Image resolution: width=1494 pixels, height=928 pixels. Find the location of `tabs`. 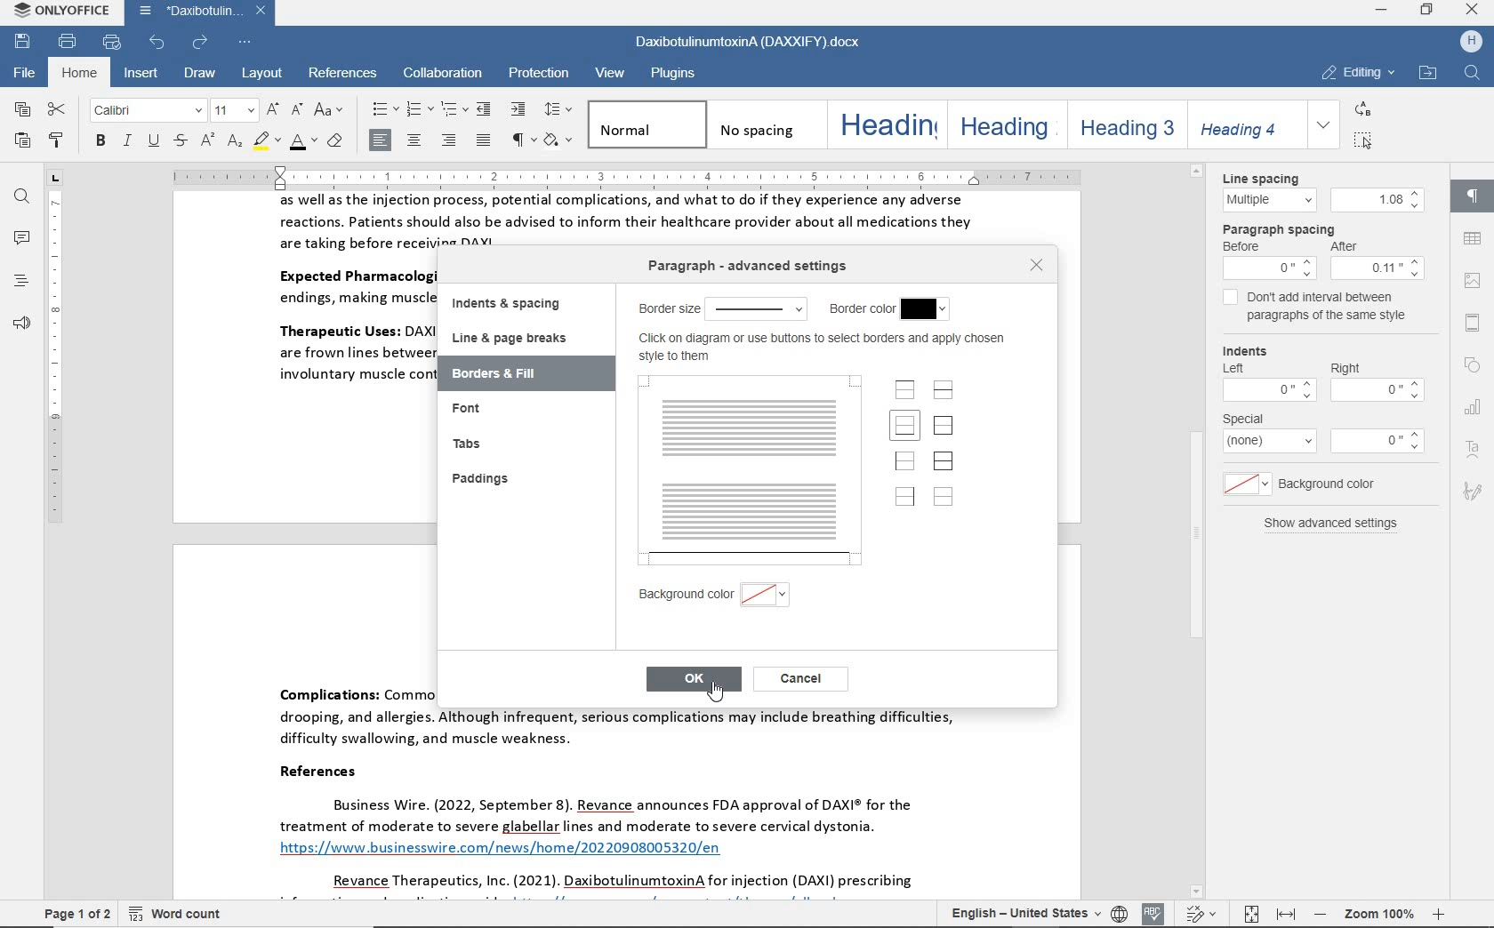

tabs is located at coordinates (469, 442).